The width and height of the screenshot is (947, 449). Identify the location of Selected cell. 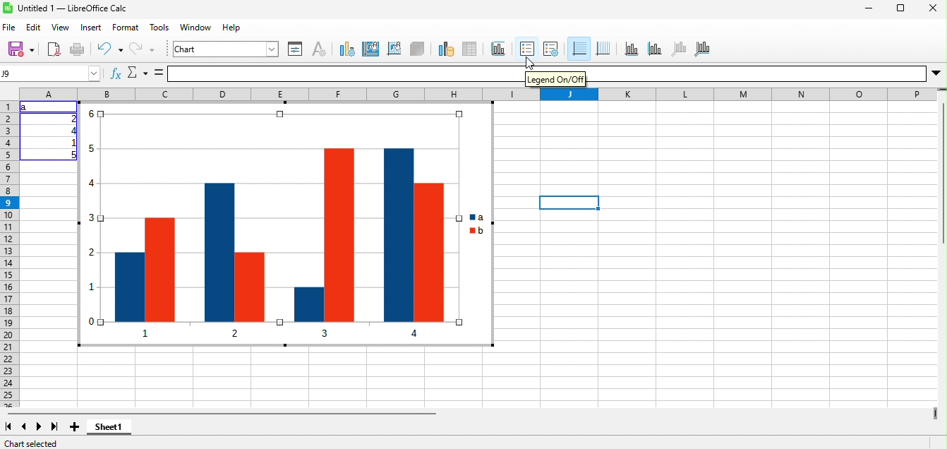
(569, 203).